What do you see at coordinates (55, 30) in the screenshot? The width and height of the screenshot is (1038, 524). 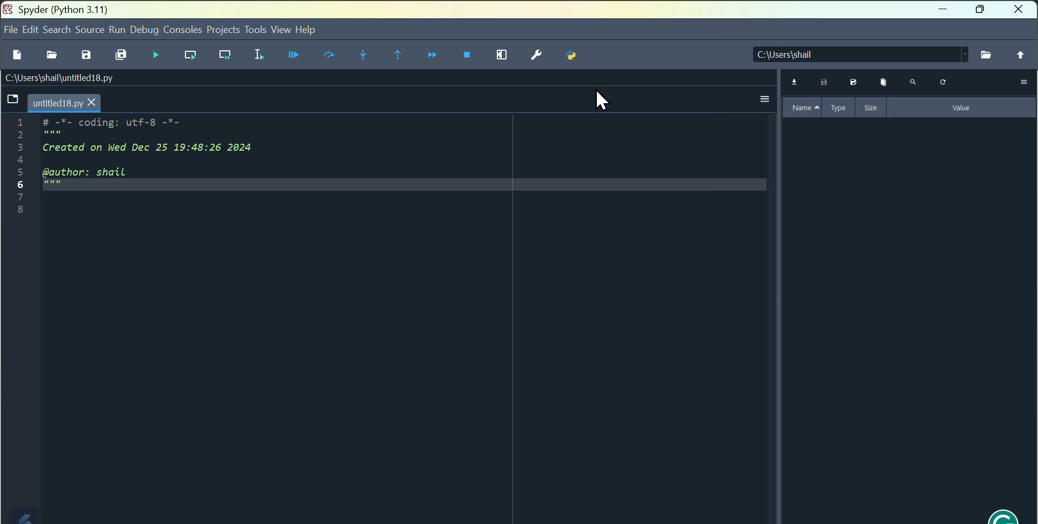 I see `Search` at bounding box center [55, 30].